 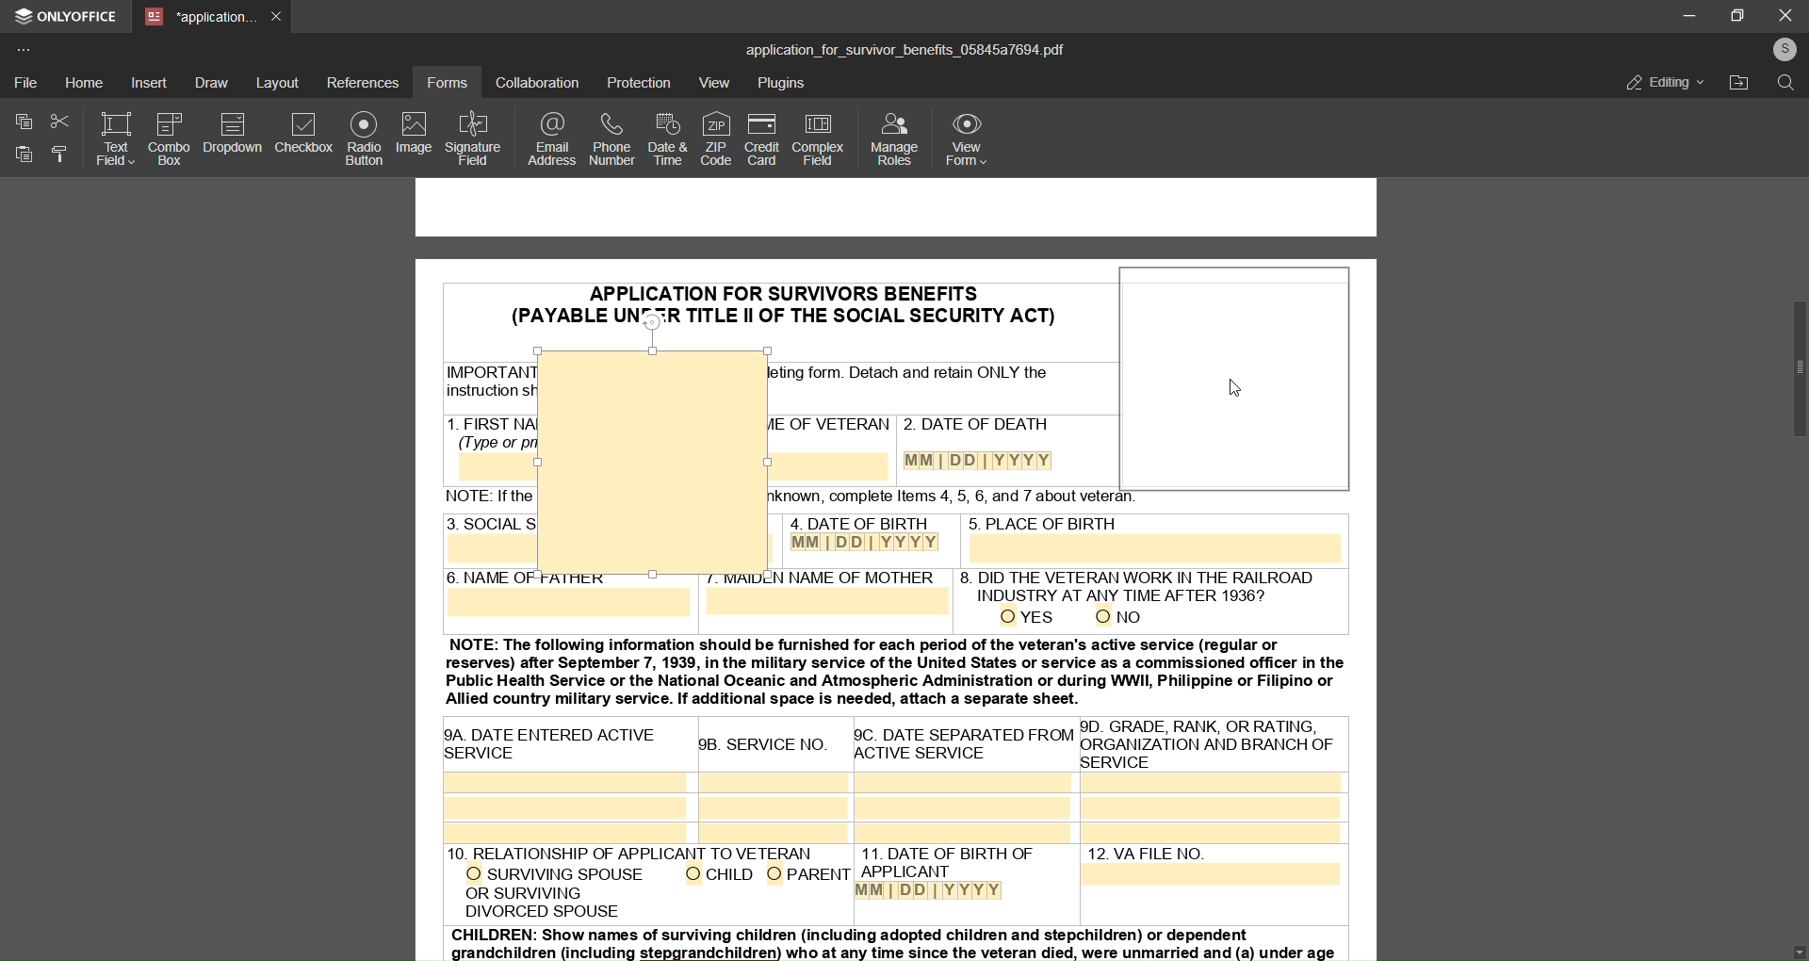 What do you see at coordinates (23, 155) in the screenshot?
I see `paste` at bounding box center [23, 155].